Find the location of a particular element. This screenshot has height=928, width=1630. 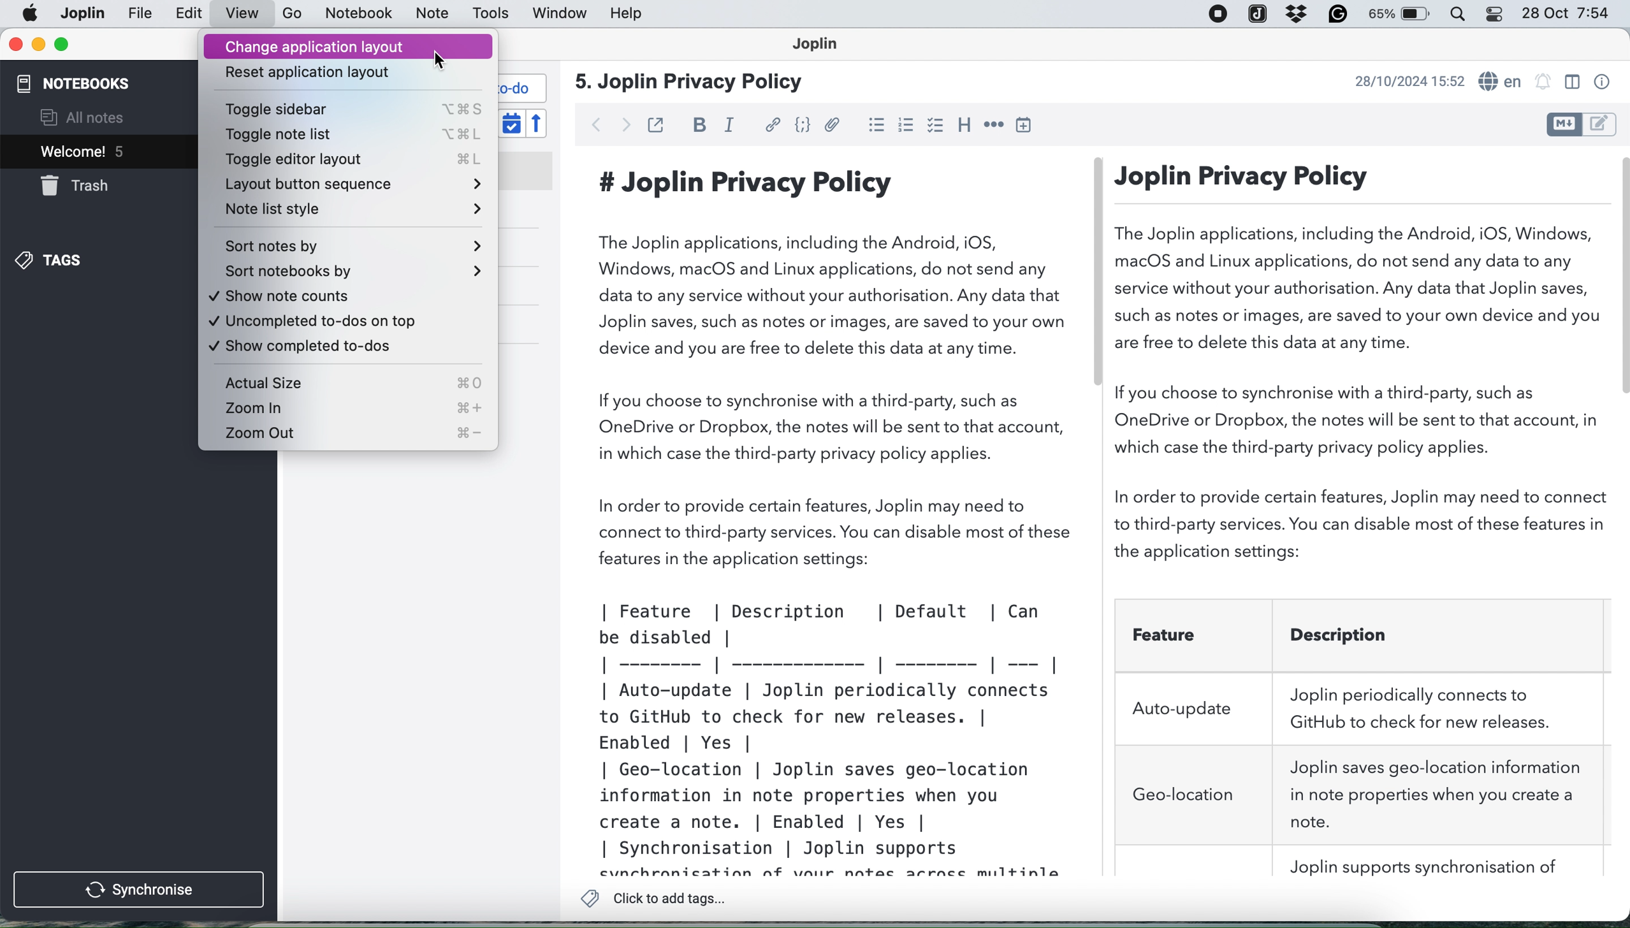

Show completed to-dos is located at coordinates (347, 350).